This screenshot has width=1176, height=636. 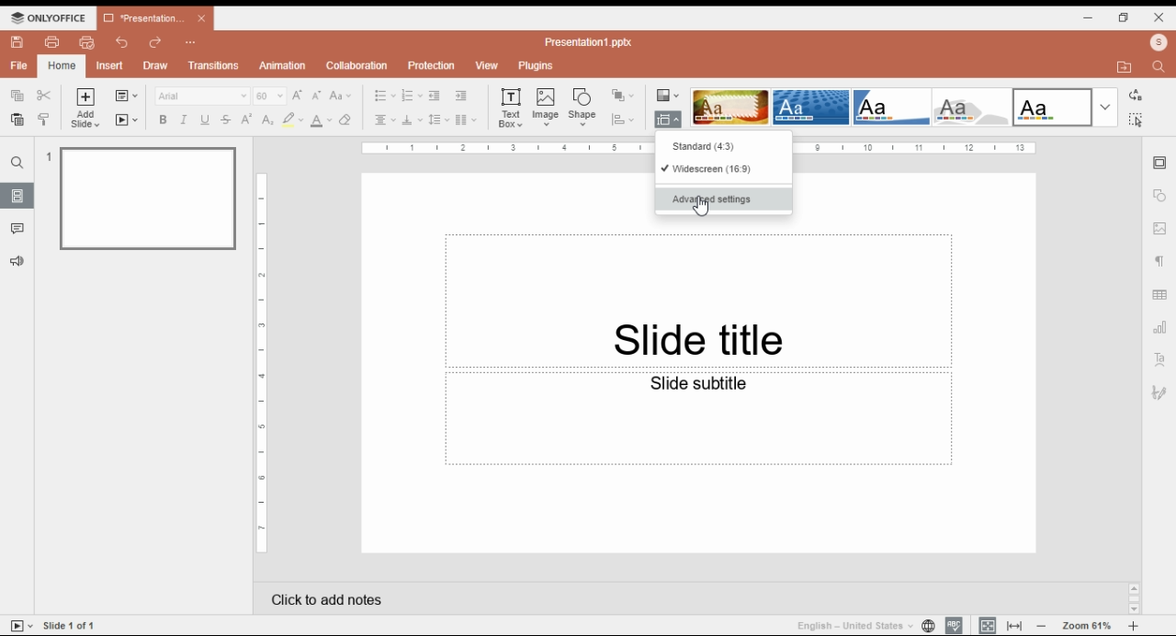 What do you see at coordinates (383, 121) in the screenshot?
I see `horizontal alignment` at bounding box center [383, 121].